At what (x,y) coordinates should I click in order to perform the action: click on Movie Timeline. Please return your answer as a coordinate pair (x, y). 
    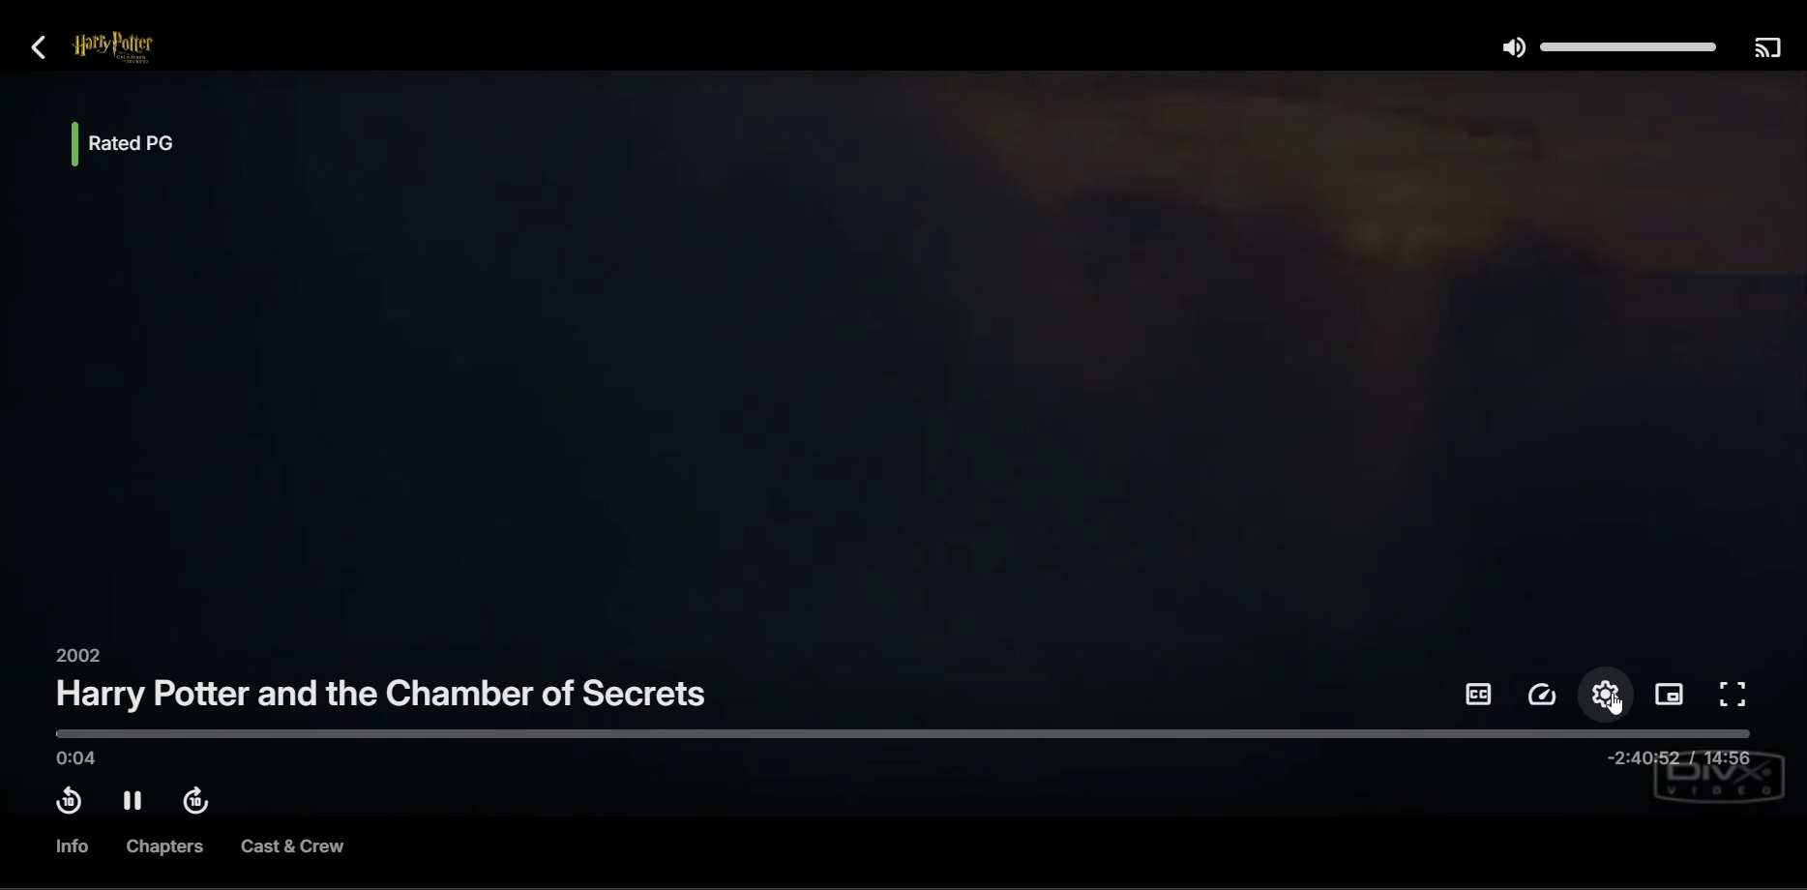
    Looking at the image, I should click on (896, 734).